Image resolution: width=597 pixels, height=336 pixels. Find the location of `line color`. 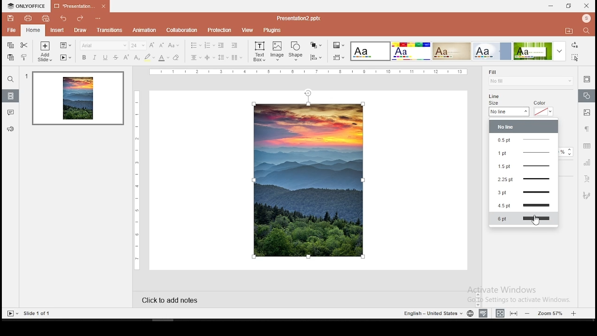

line color is located at coordinates (544, 108).